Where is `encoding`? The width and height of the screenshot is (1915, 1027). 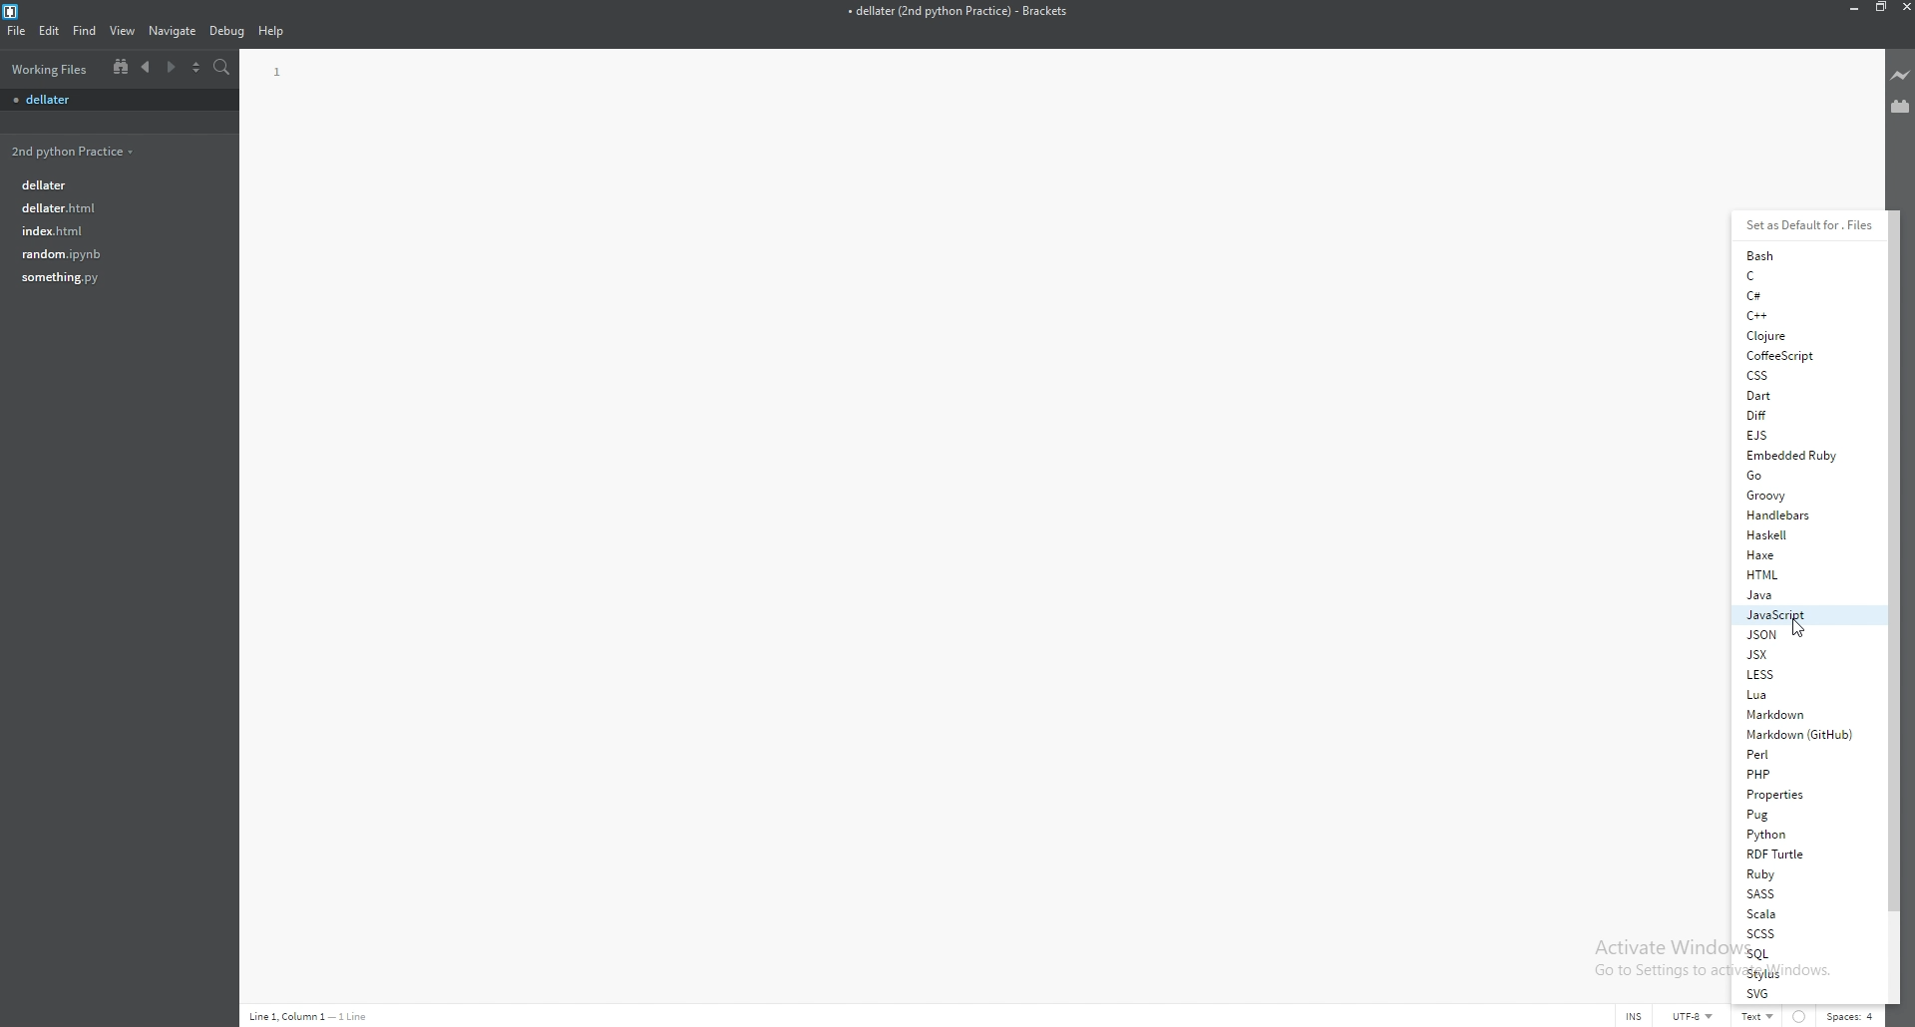 encoding is located at coordinates (1695, 1016).